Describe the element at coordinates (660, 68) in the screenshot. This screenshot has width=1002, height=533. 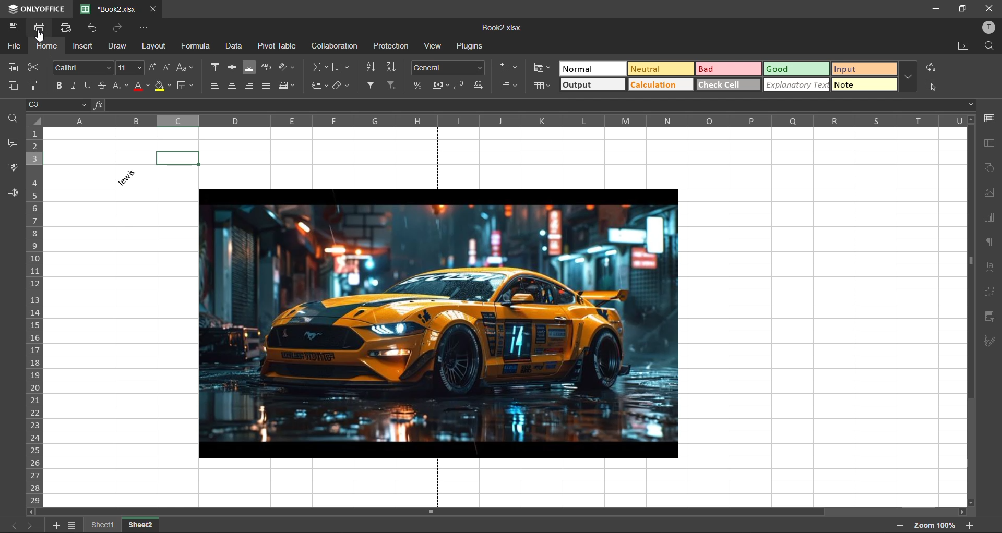
I see `neutral` at that location.